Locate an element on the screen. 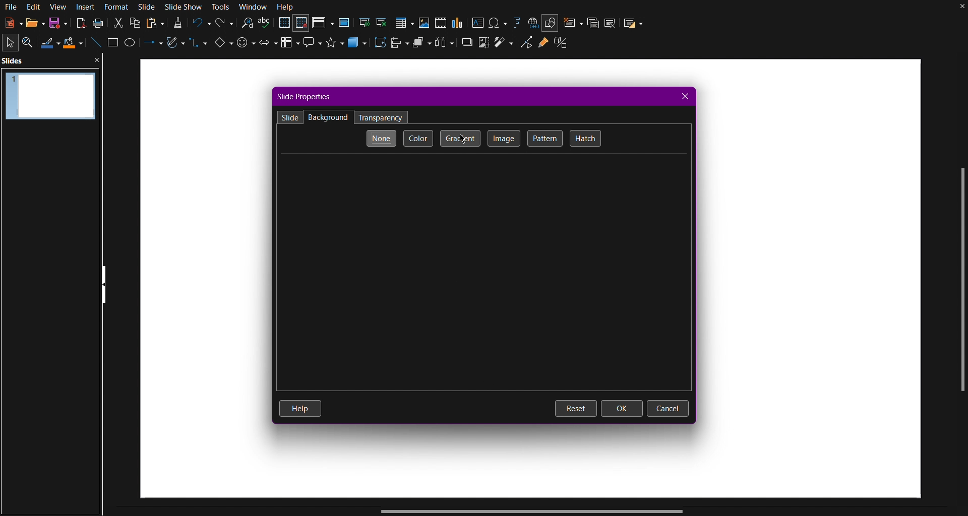 The width and height of the screenshot is (968, 516). Slide Properties is located at coordinates (304, 96).